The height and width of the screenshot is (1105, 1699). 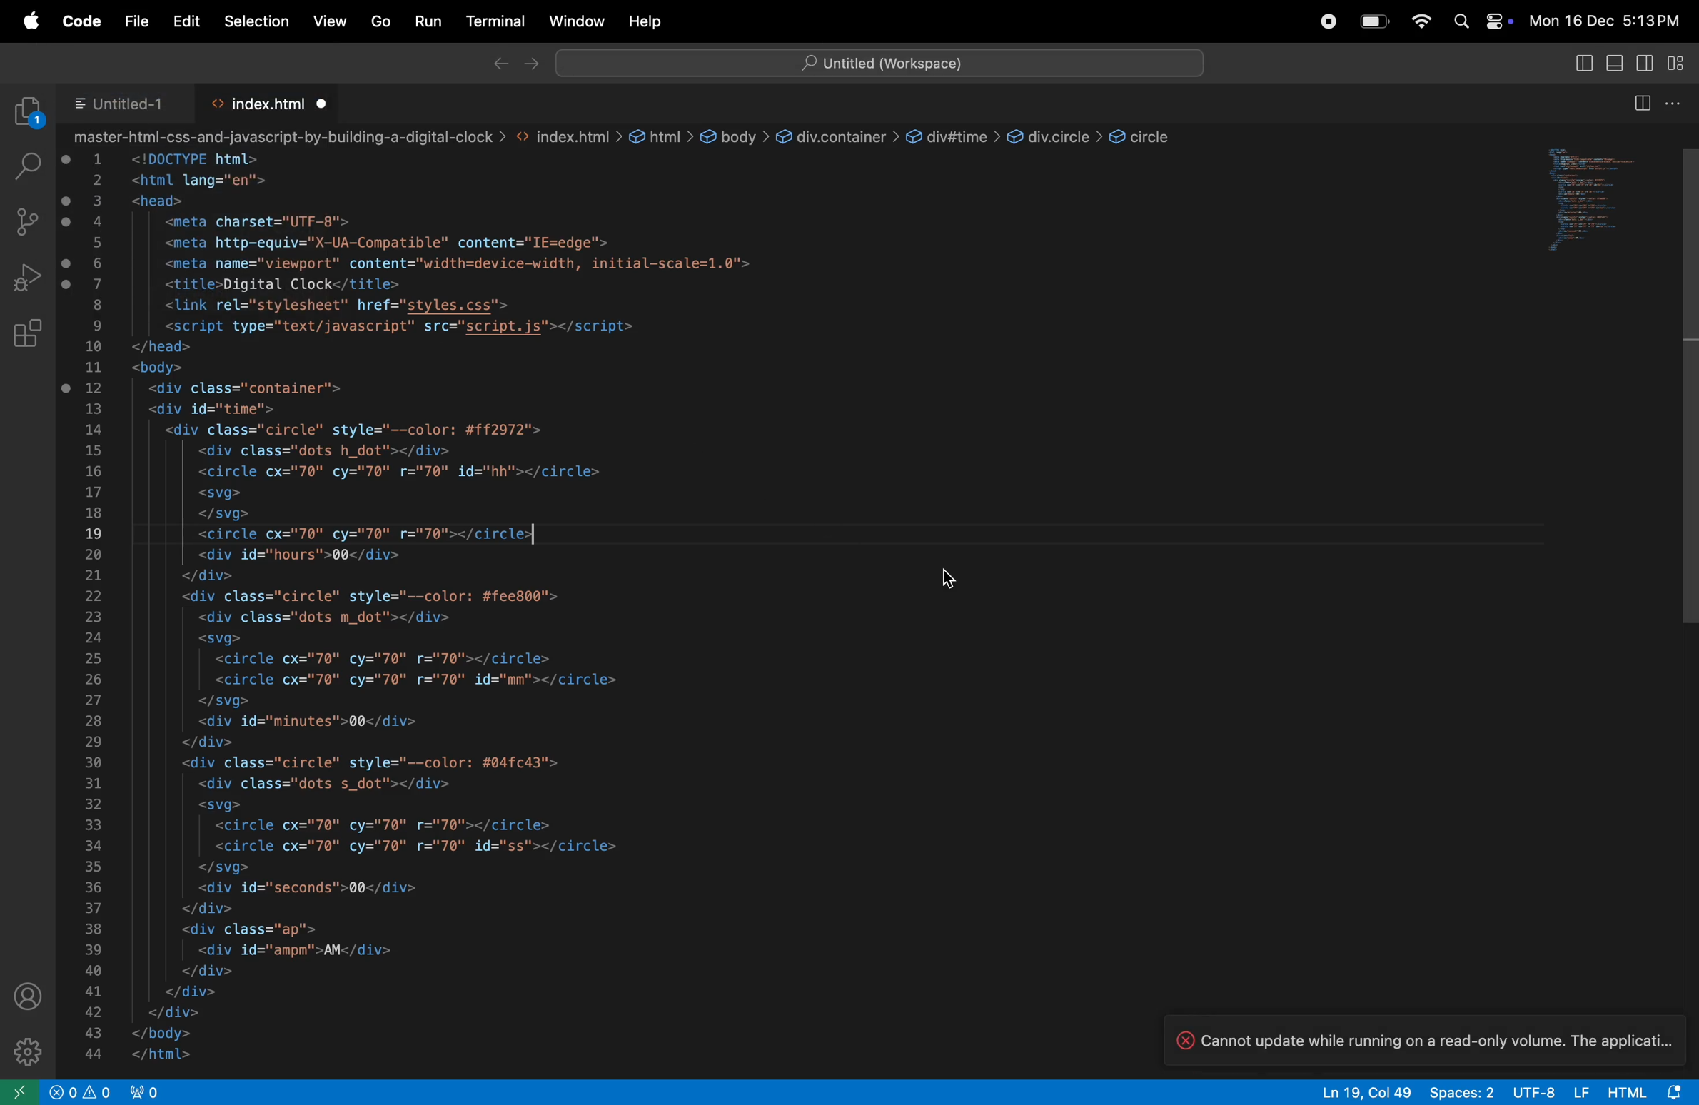 I want to click on </div>, so click(x=206, y=741).